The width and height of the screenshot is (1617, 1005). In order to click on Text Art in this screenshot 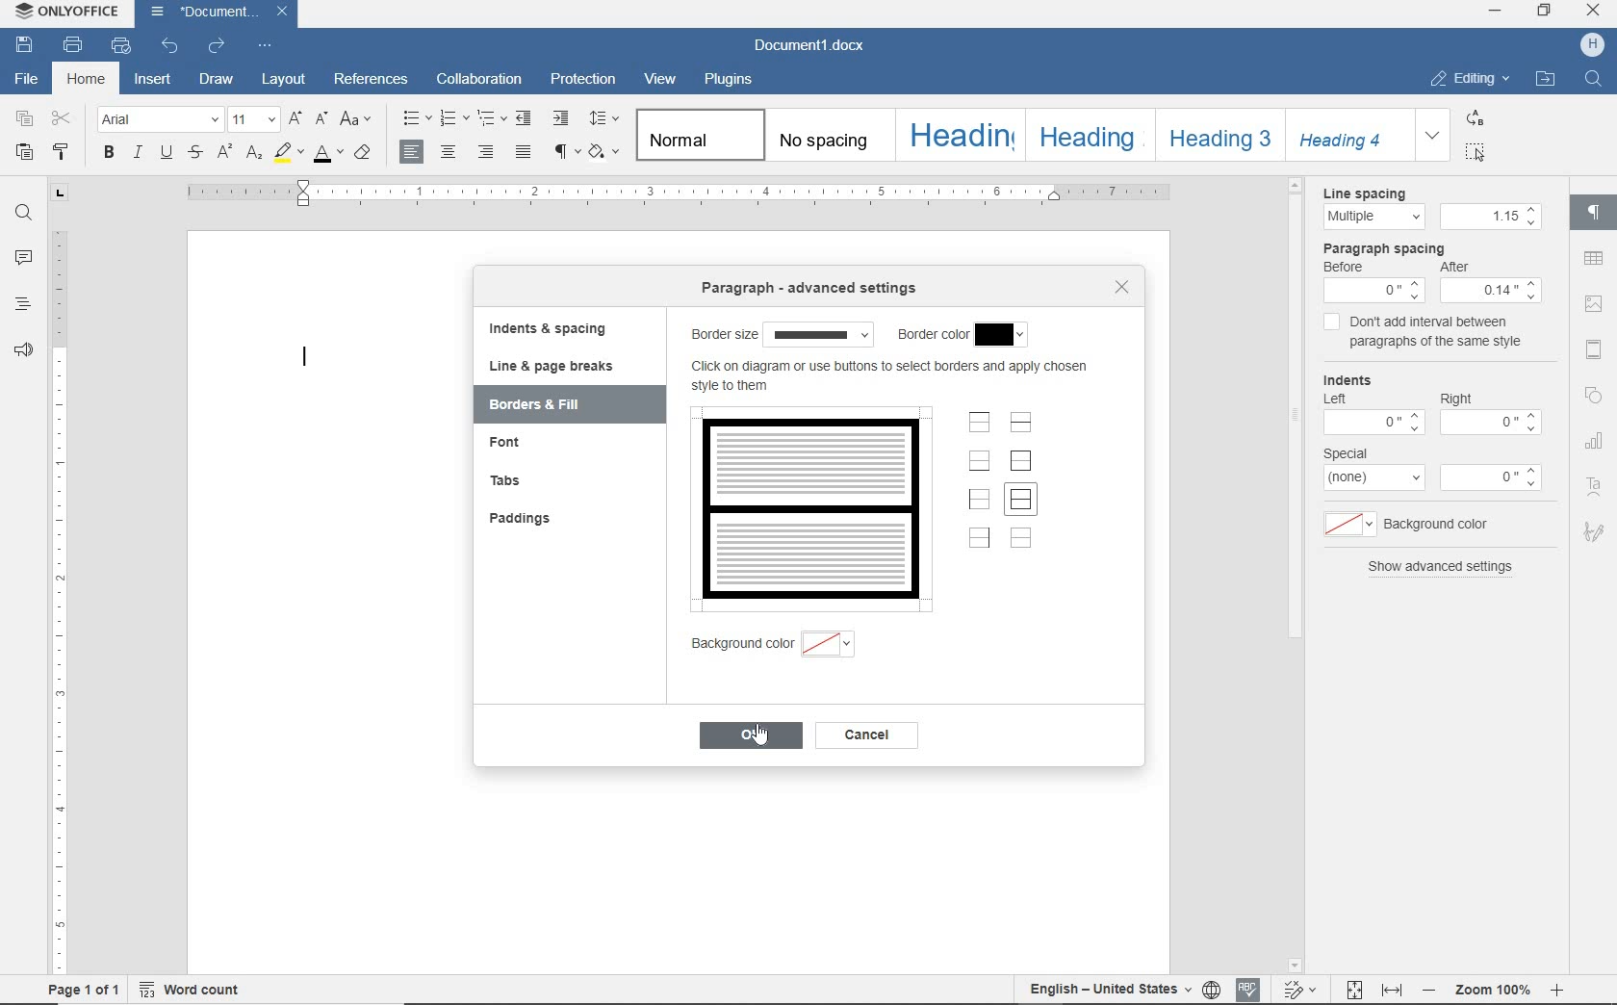, I will do `click(1596, 487)`.